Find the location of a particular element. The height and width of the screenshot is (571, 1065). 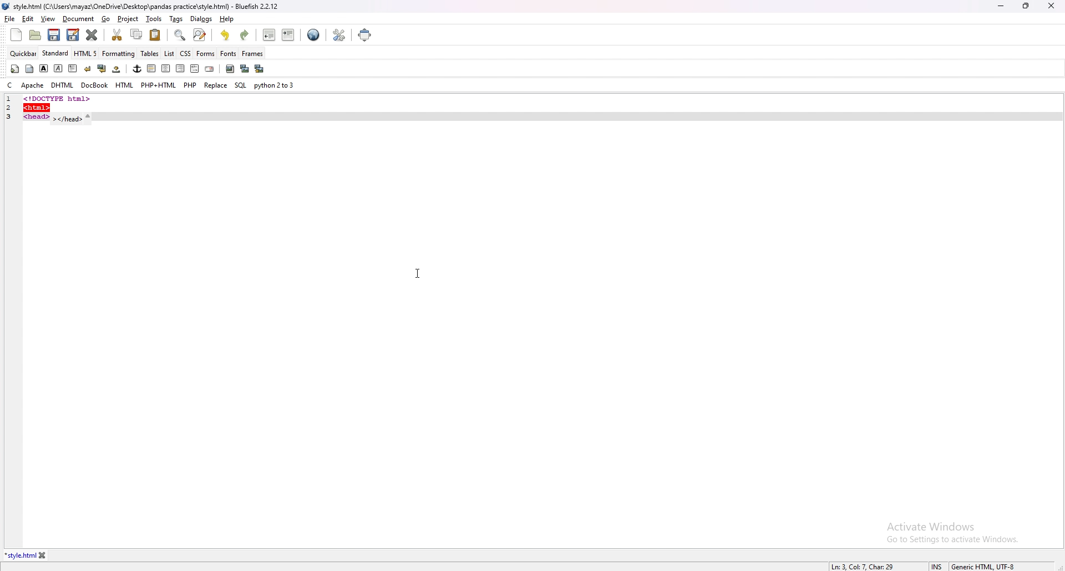

open is located at coordinates (37, 35).